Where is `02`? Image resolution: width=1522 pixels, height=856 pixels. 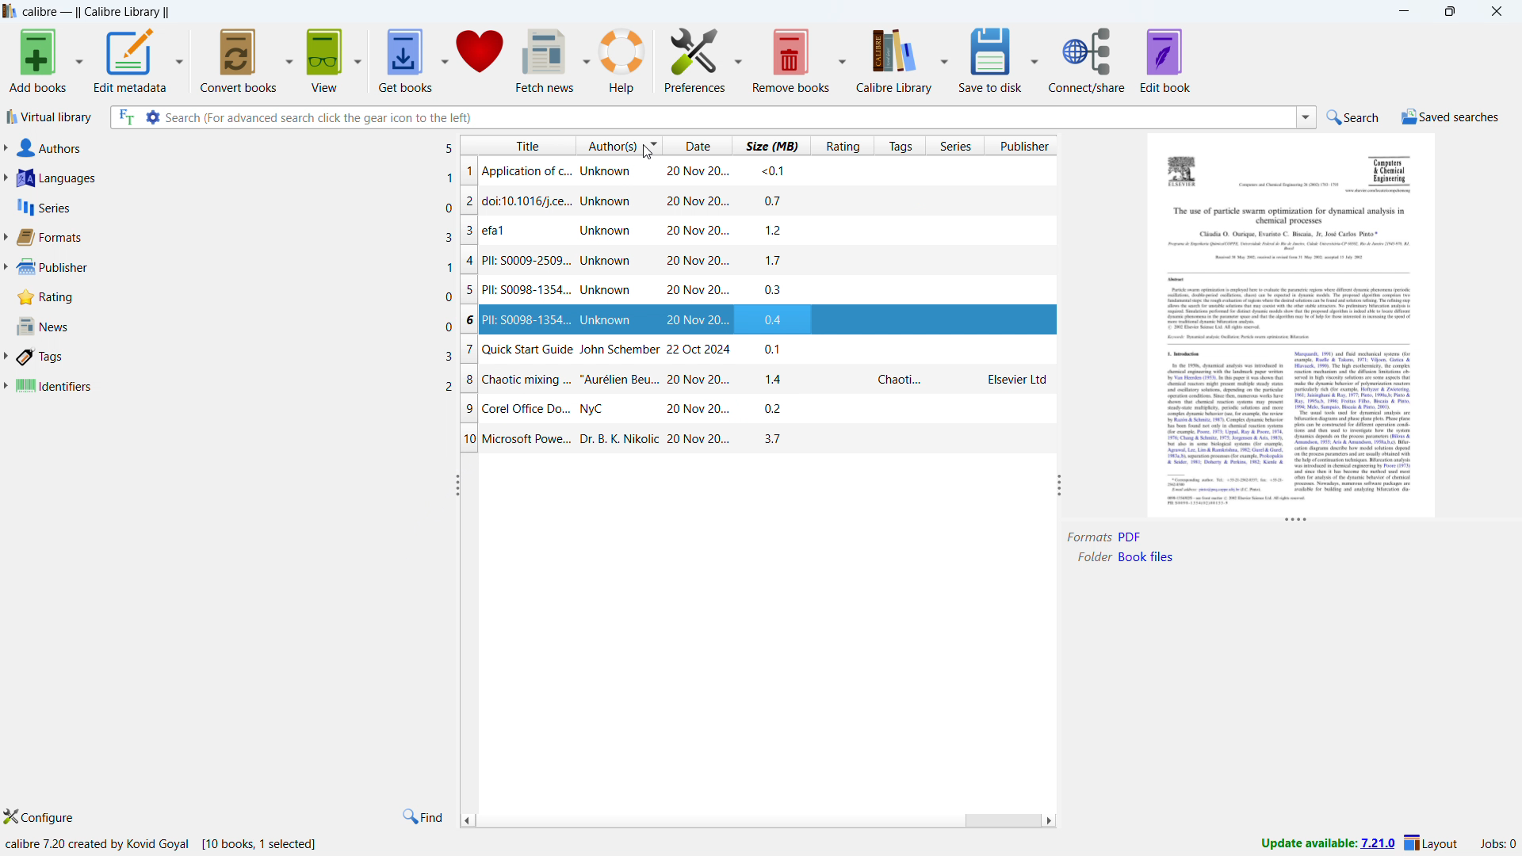 02 is located at coordinates (778, 407).